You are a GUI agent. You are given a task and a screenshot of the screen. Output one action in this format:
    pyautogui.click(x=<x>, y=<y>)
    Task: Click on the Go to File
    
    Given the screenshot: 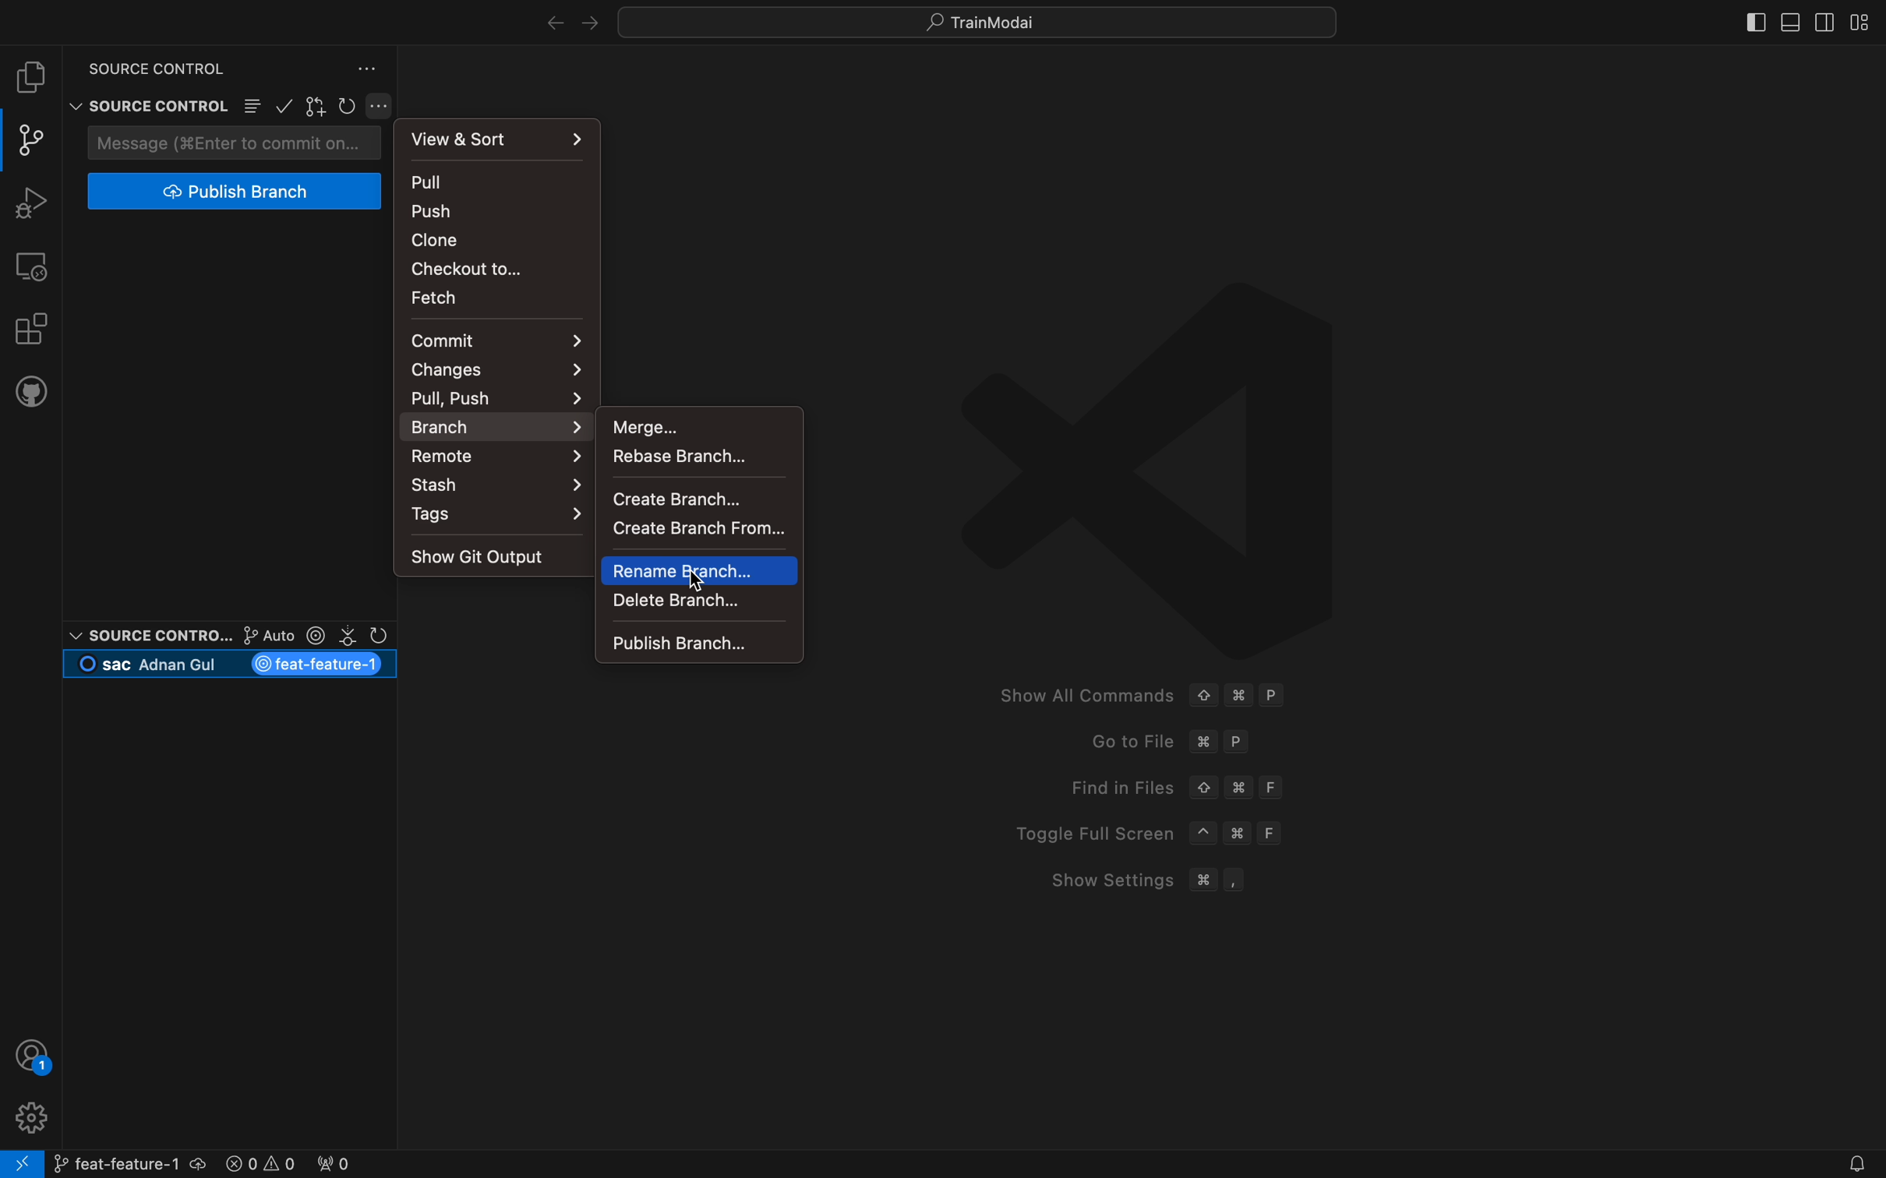 What is the action you would take?
    pyautogui.click(x=1116, y=742)
    